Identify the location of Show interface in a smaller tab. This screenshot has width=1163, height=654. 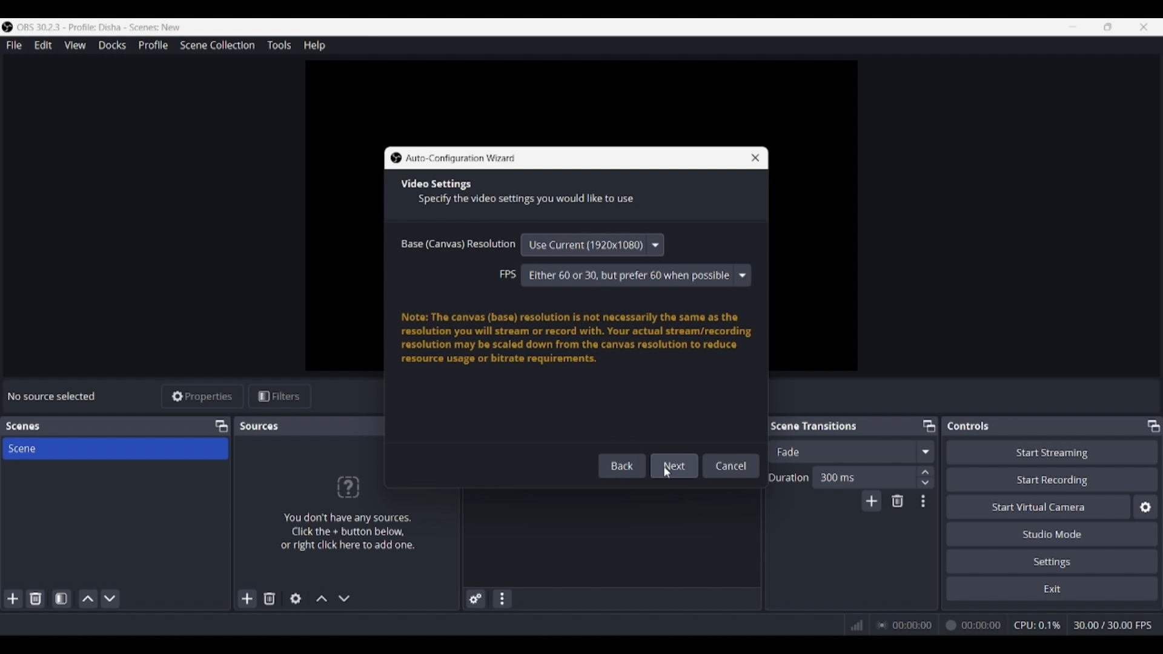
(1108, 27).